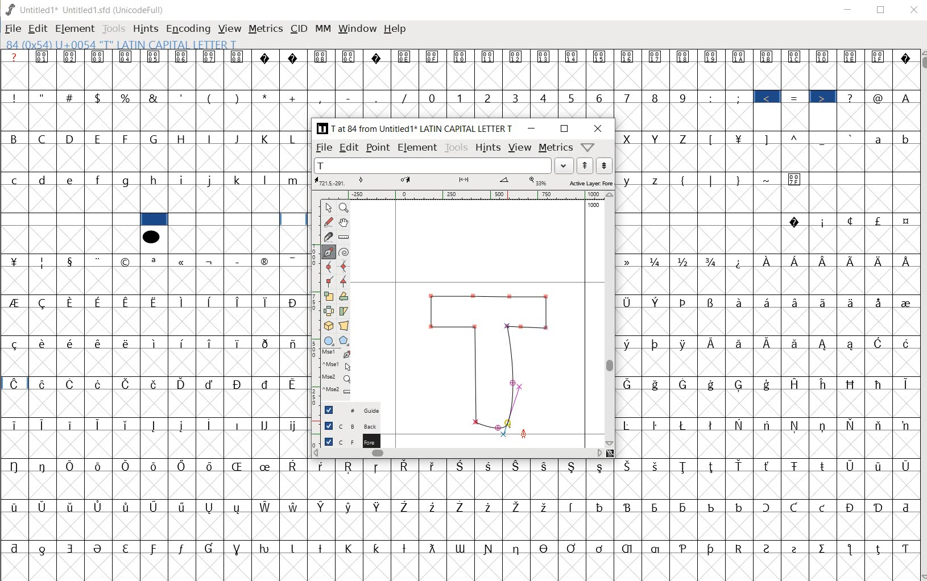 This screenshot has height=581, width=927. Describe the element at coordinates (294, 506) in the screenshot. I see `Symbol` at that location.